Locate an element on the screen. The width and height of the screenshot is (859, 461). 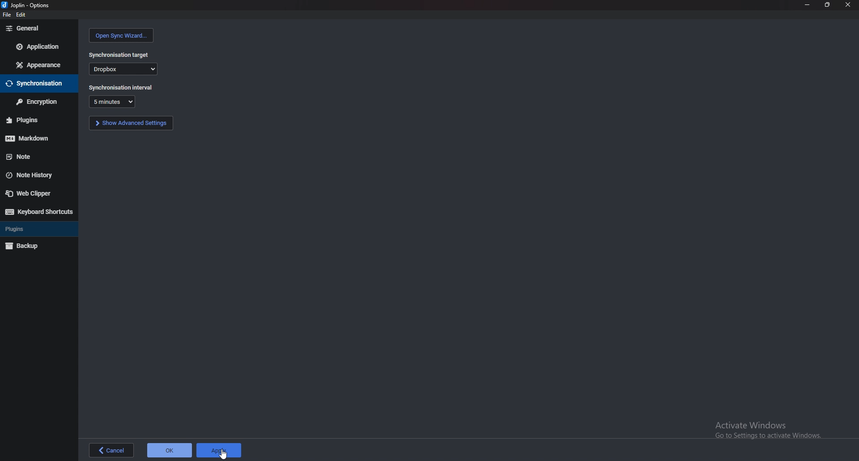
close is located at coordinates (848, 5).